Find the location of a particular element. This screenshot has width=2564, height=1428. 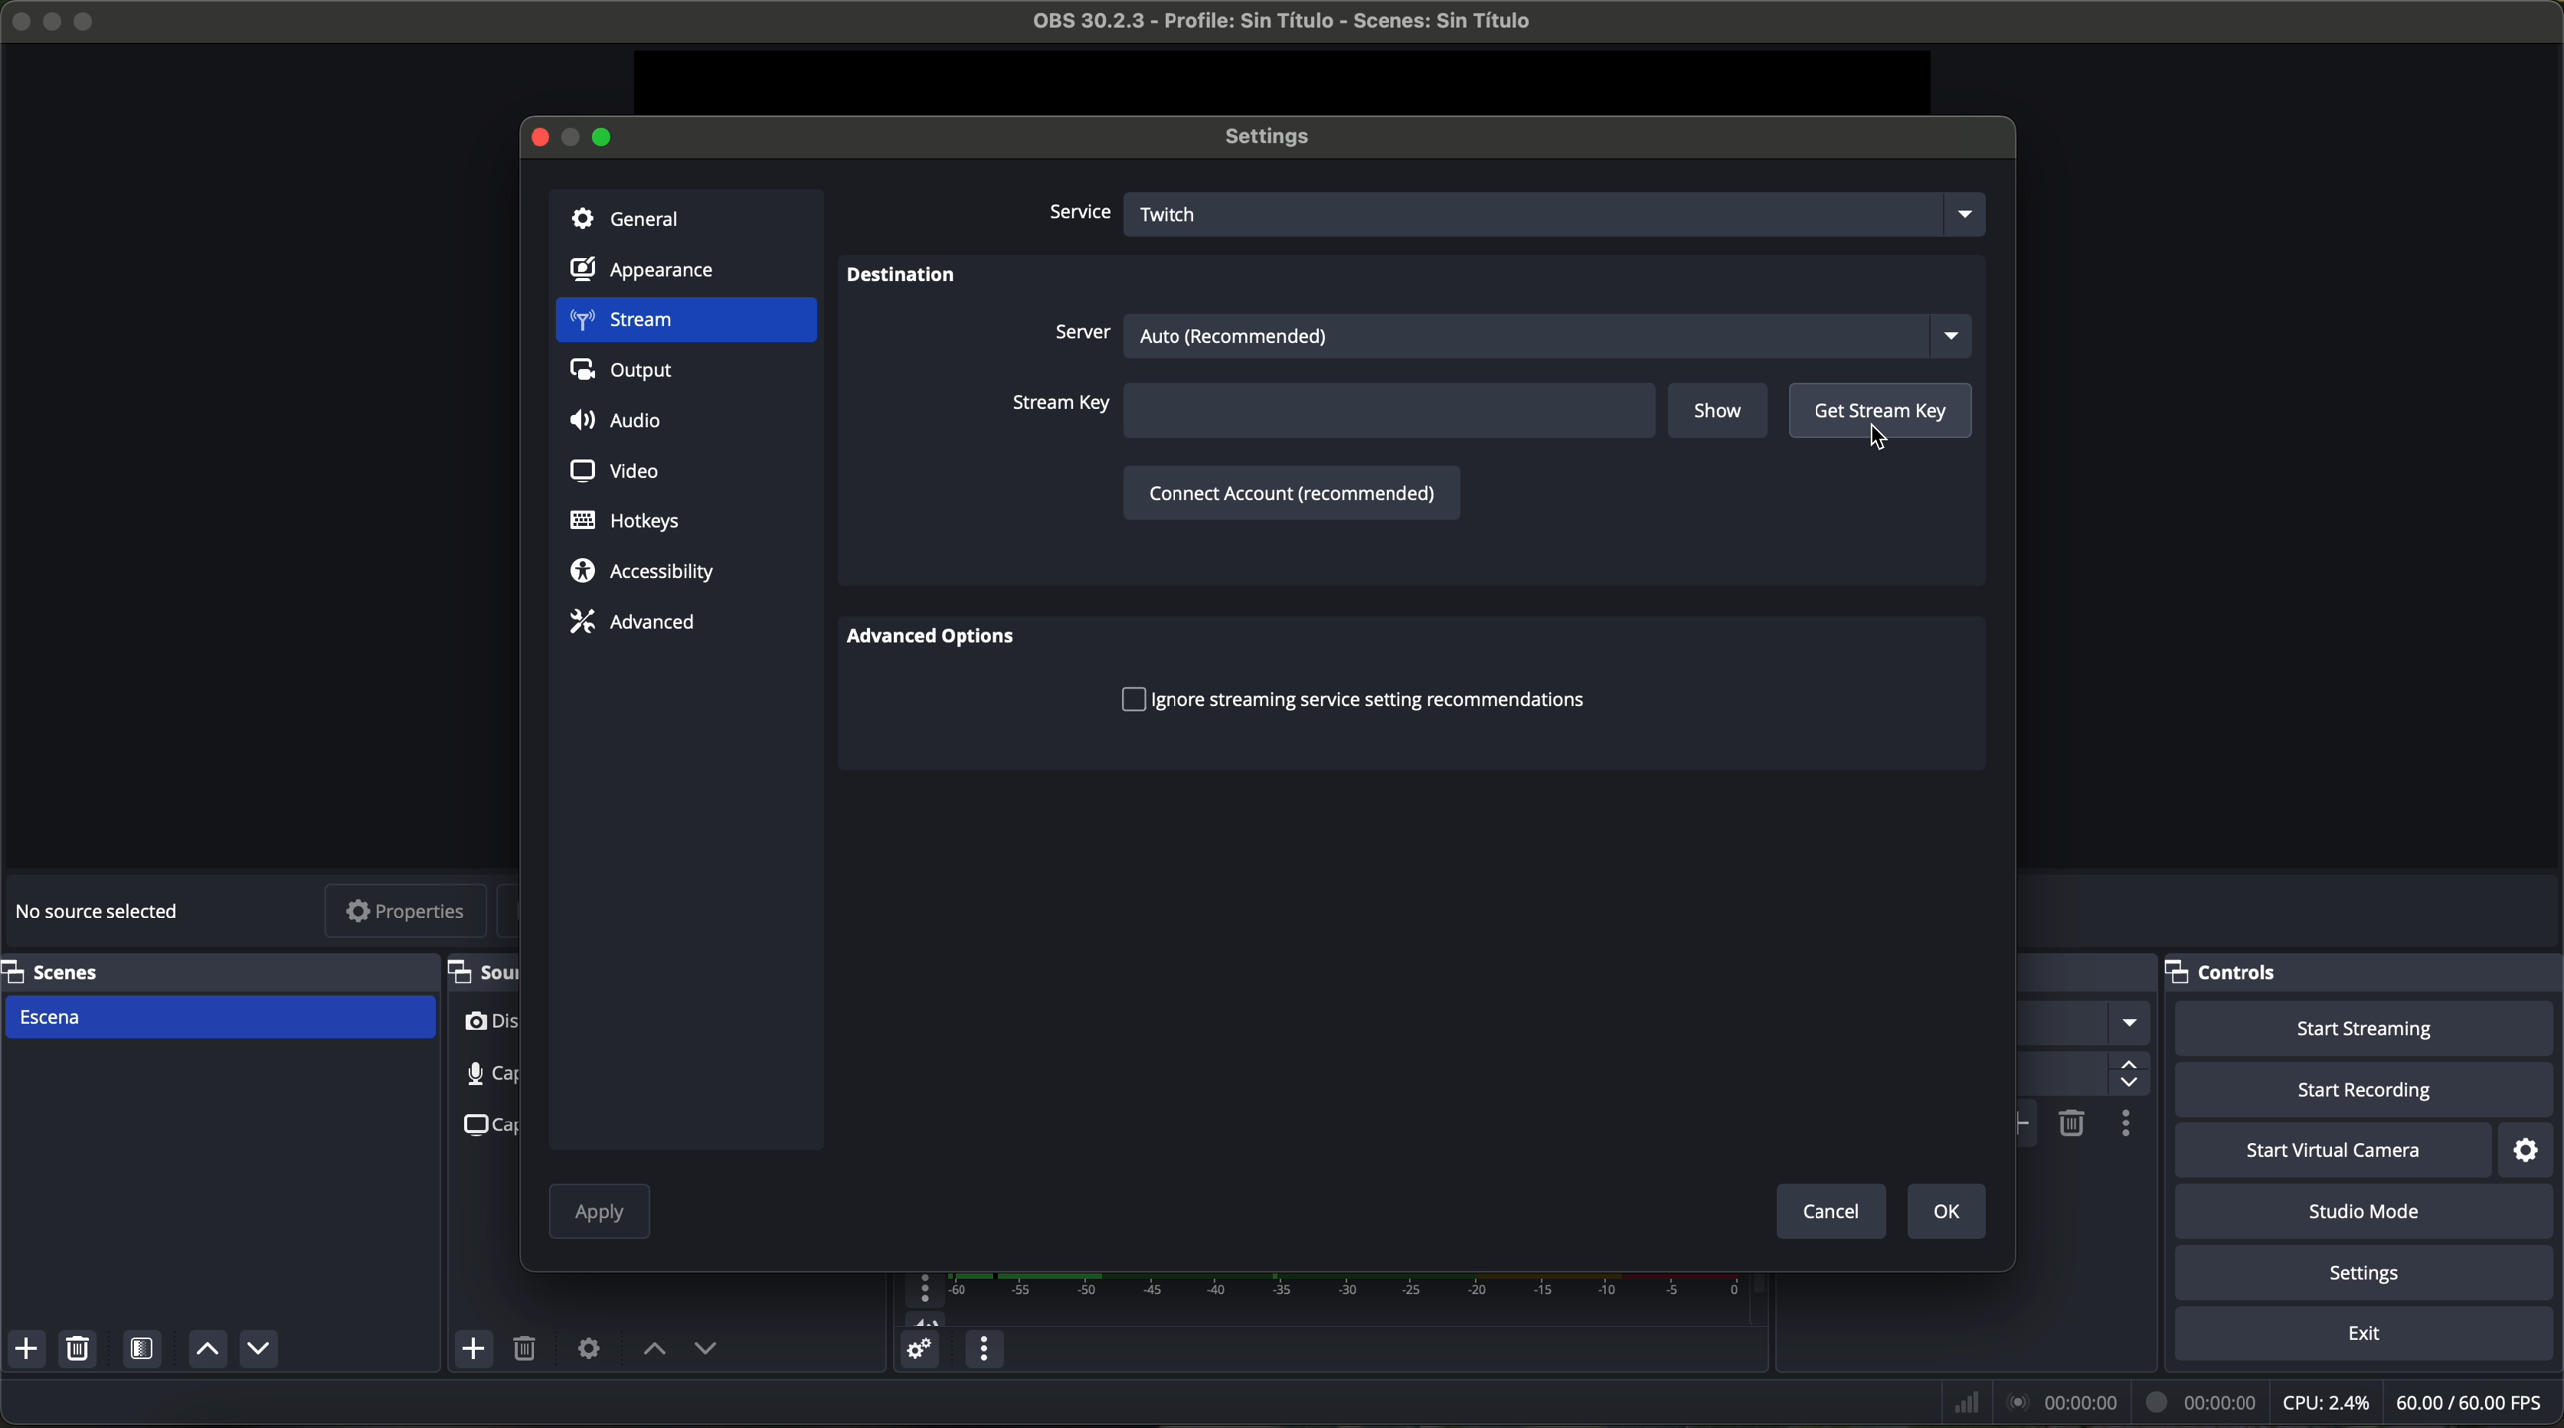

sources is located at coordinates (481, 971).